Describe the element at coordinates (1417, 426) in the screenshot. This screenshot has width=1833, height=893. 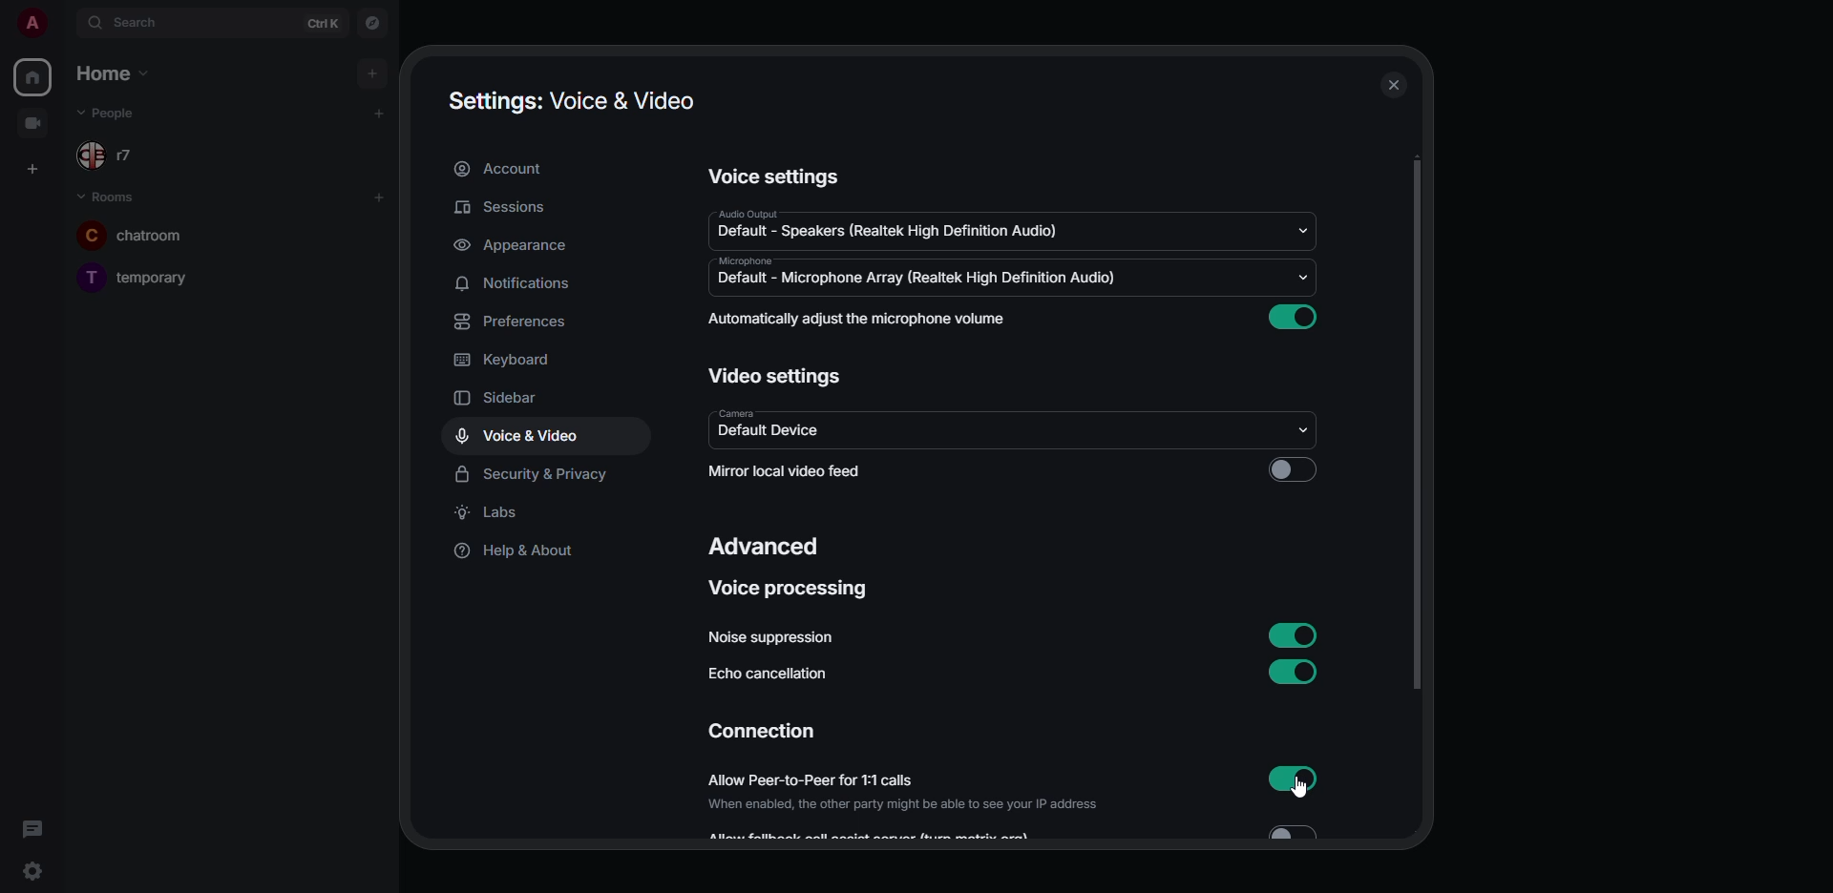
I see `scroll bar` at that location.